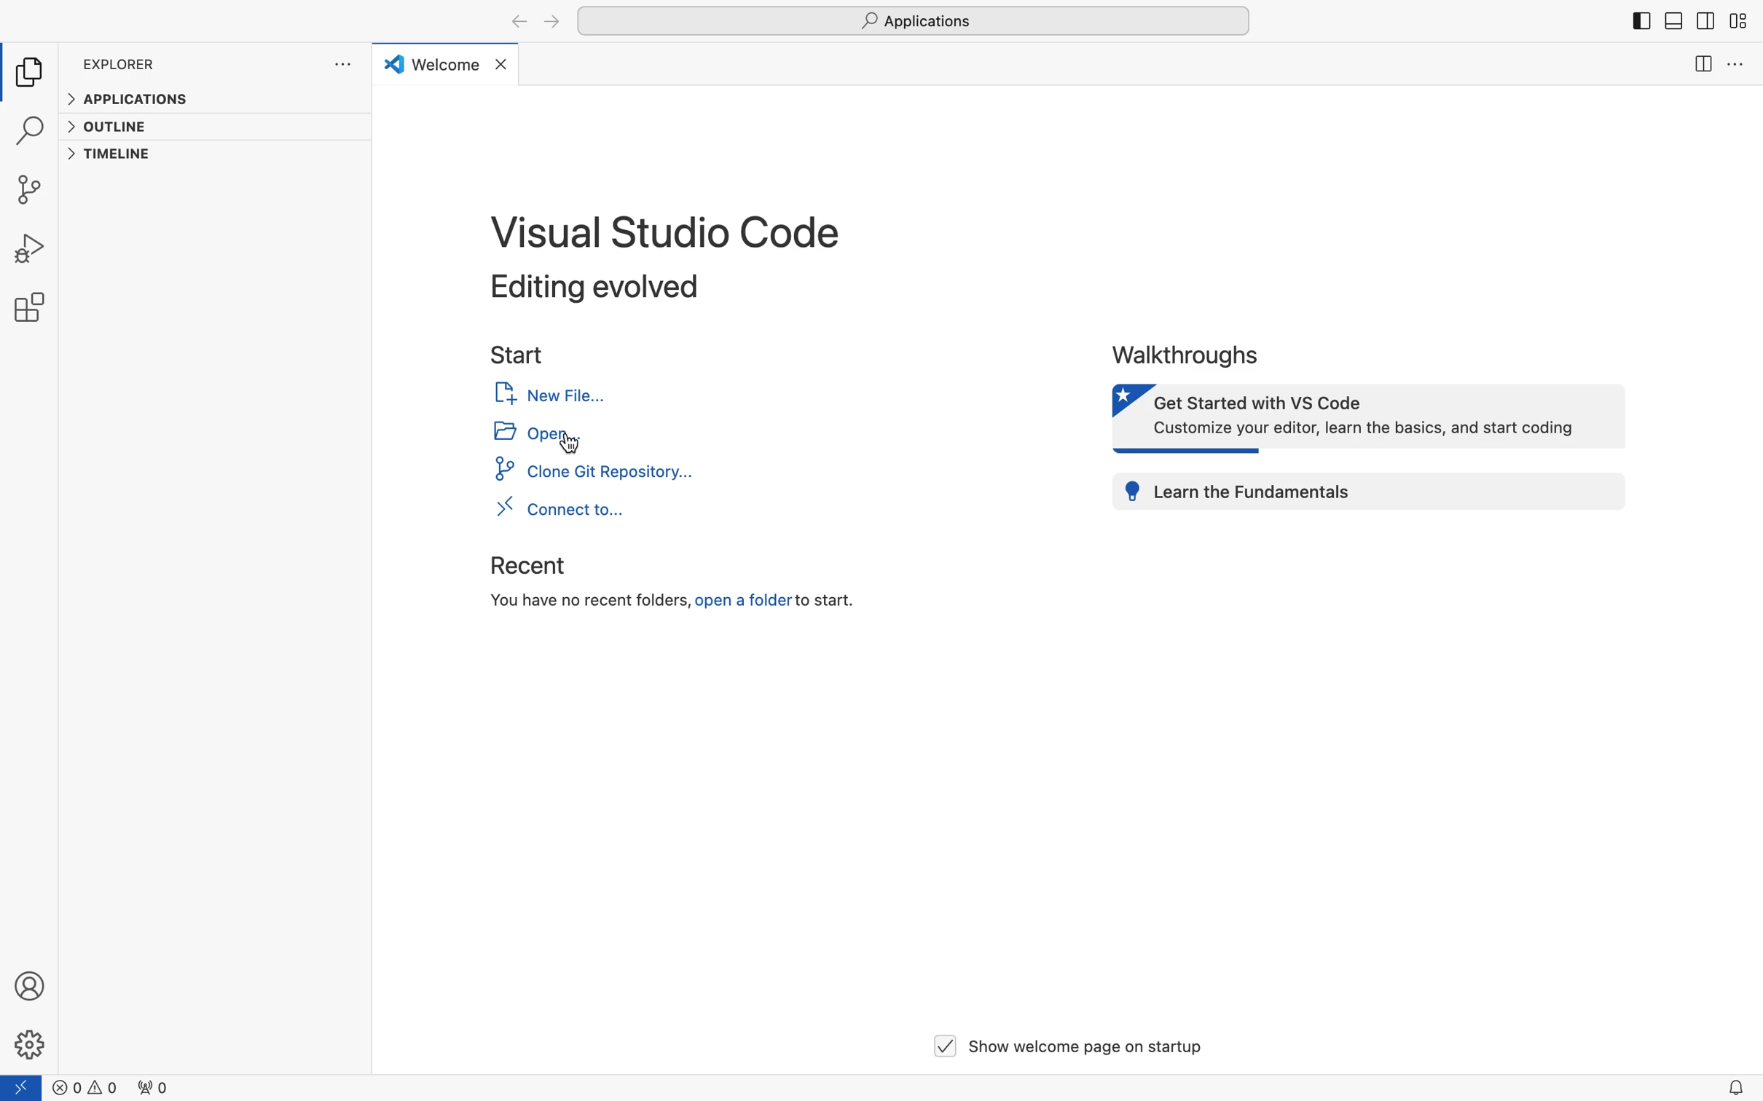 This screenshot has height=1101, width=1763. I want to click on explorer, so click(120, 66).